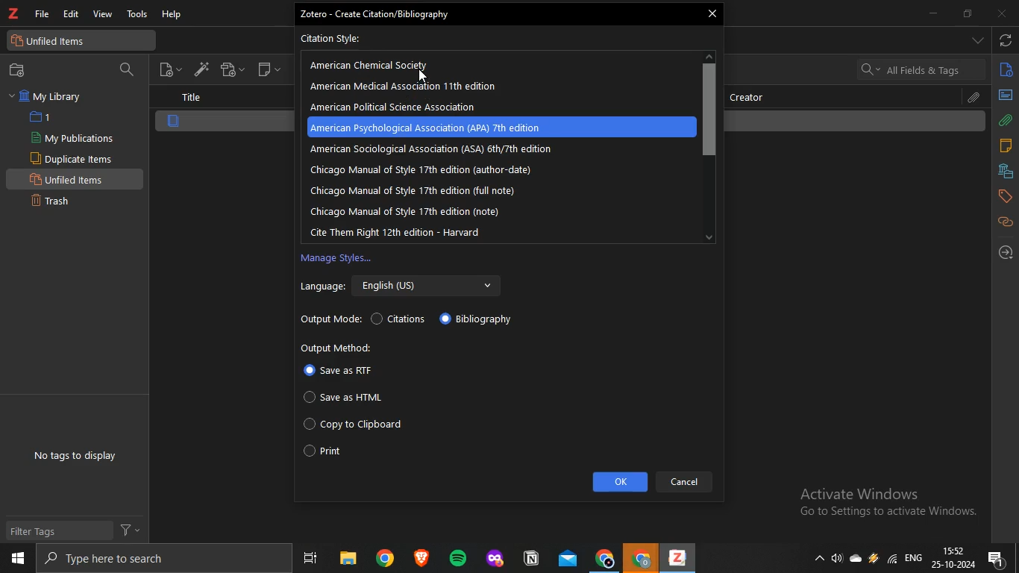  Describe the element at coordinates (968, 15) in the screenshot. I see `restore down` at that location.